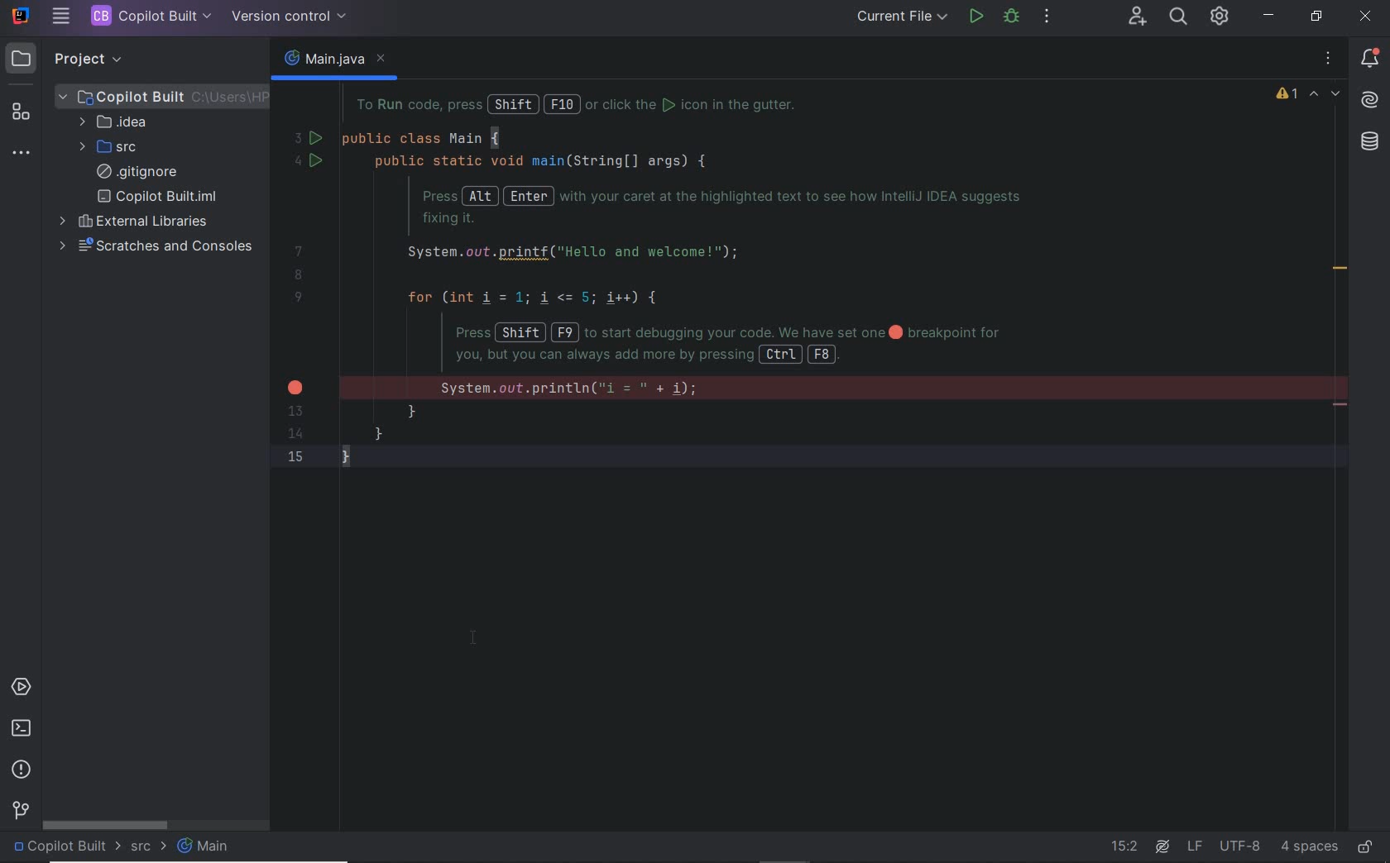  What do you see at coordinates (333, 58) in the screenshot?
I see `main.java` at bounding box center [333, 58].